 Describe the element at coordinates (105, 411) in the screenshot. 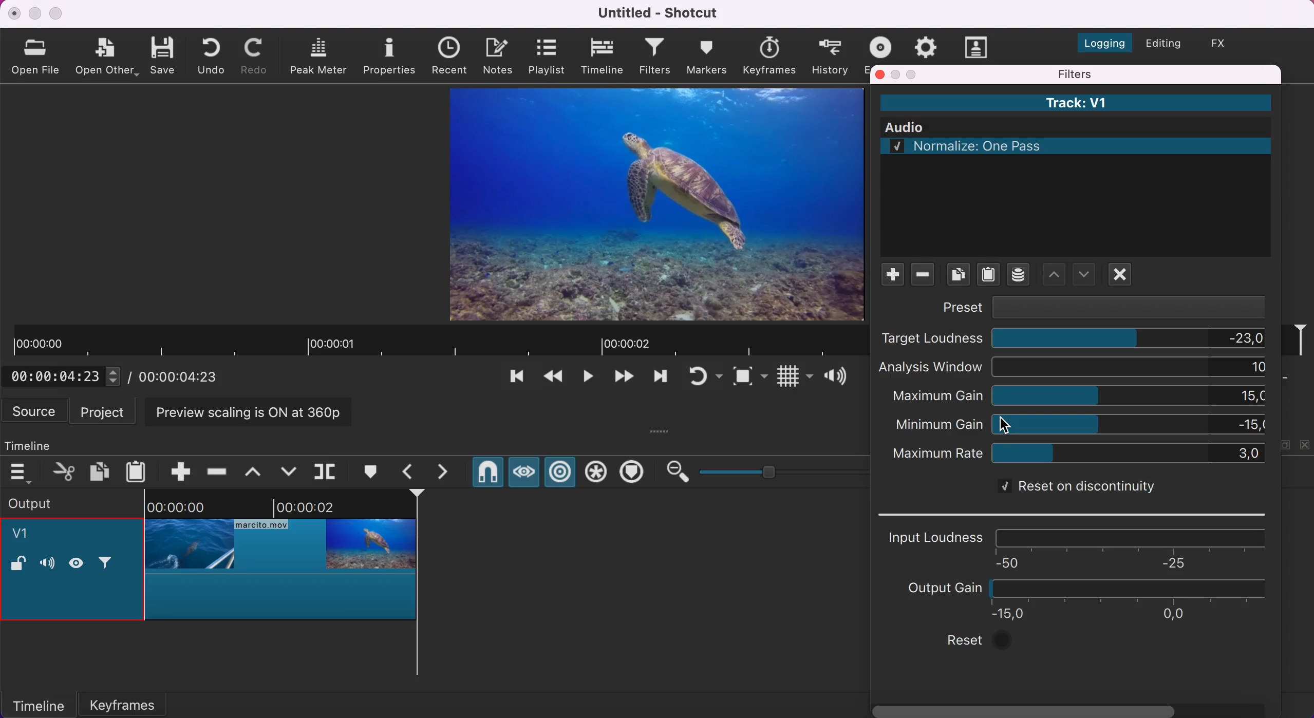

I see `project` at that location.